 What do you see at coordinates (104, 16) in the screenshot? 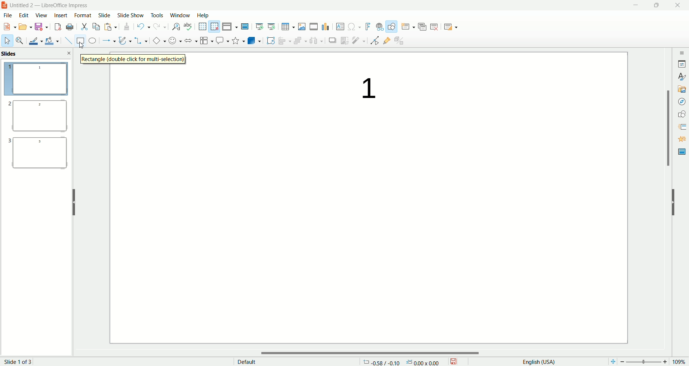
I see `slide` at bounding box center [104, 16].